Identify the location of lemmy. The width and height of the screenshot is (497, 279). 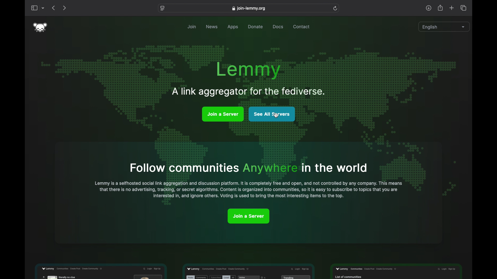
(248, 71).